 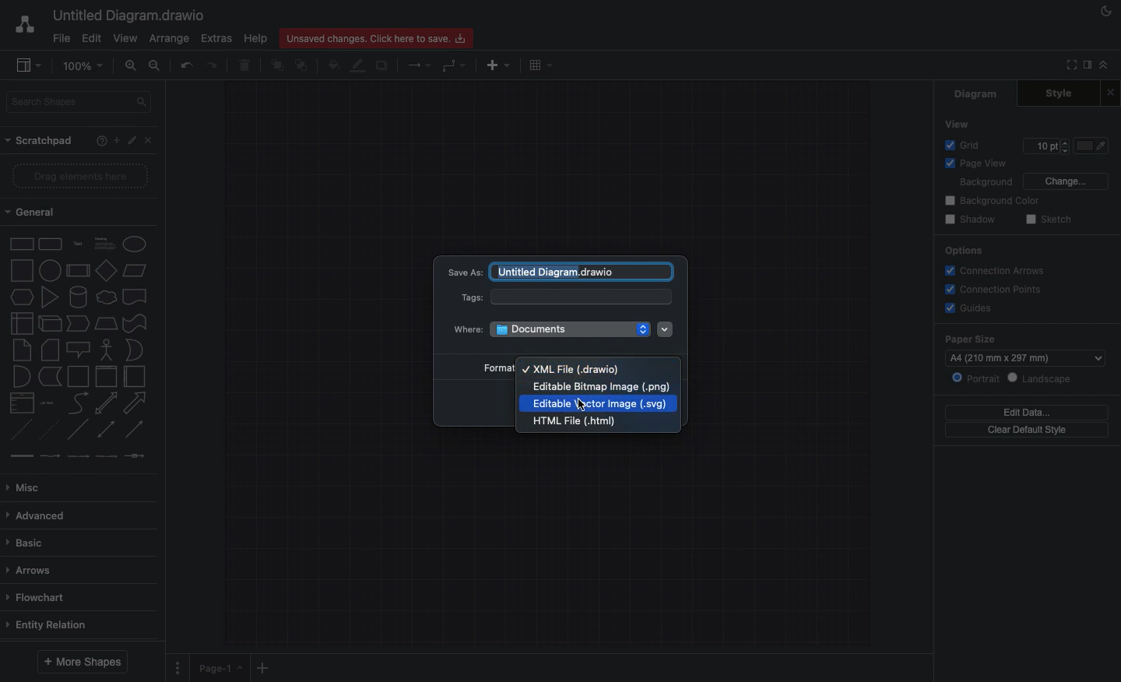 What do you see at coordinates (564, 299) in the screenshot?
I see `Tags` at bounding box center [564, 299].